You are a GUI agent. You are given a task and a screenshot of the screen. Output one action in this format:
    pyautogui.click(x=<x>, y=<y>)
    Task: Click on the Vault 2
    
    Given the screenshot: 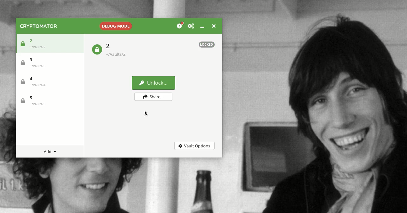 What is the action you would take?
    pyautogui.click(x=119, y=50)
    